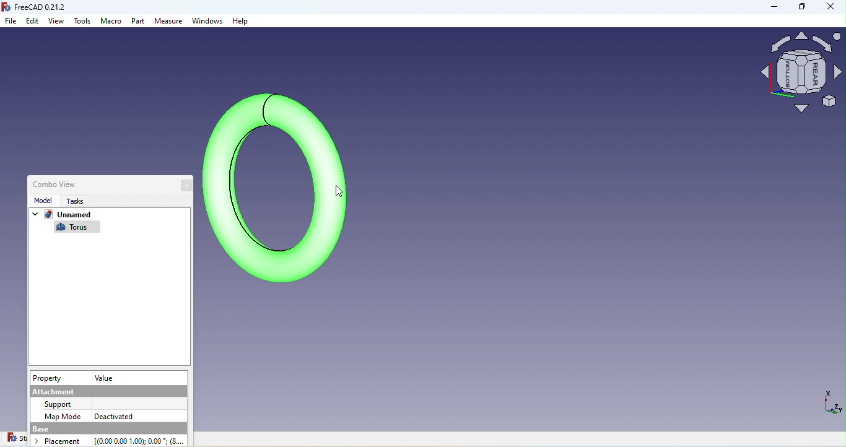 This screenshot has width=846, height=447. Describe the element at coordinates (113, 415) in the screenshot. I see `Deactivated` at that location.